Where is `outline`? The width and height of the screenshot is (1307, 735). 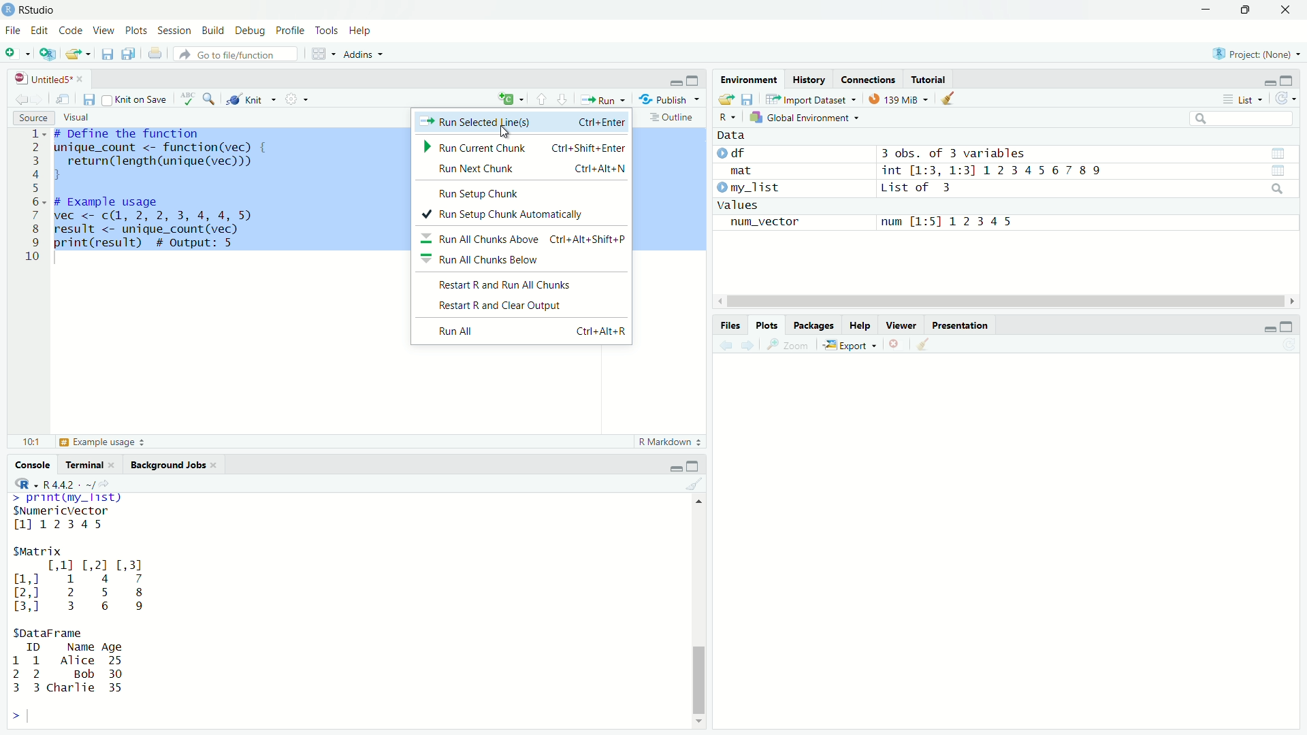
outline is located at coordinates (675, 118).